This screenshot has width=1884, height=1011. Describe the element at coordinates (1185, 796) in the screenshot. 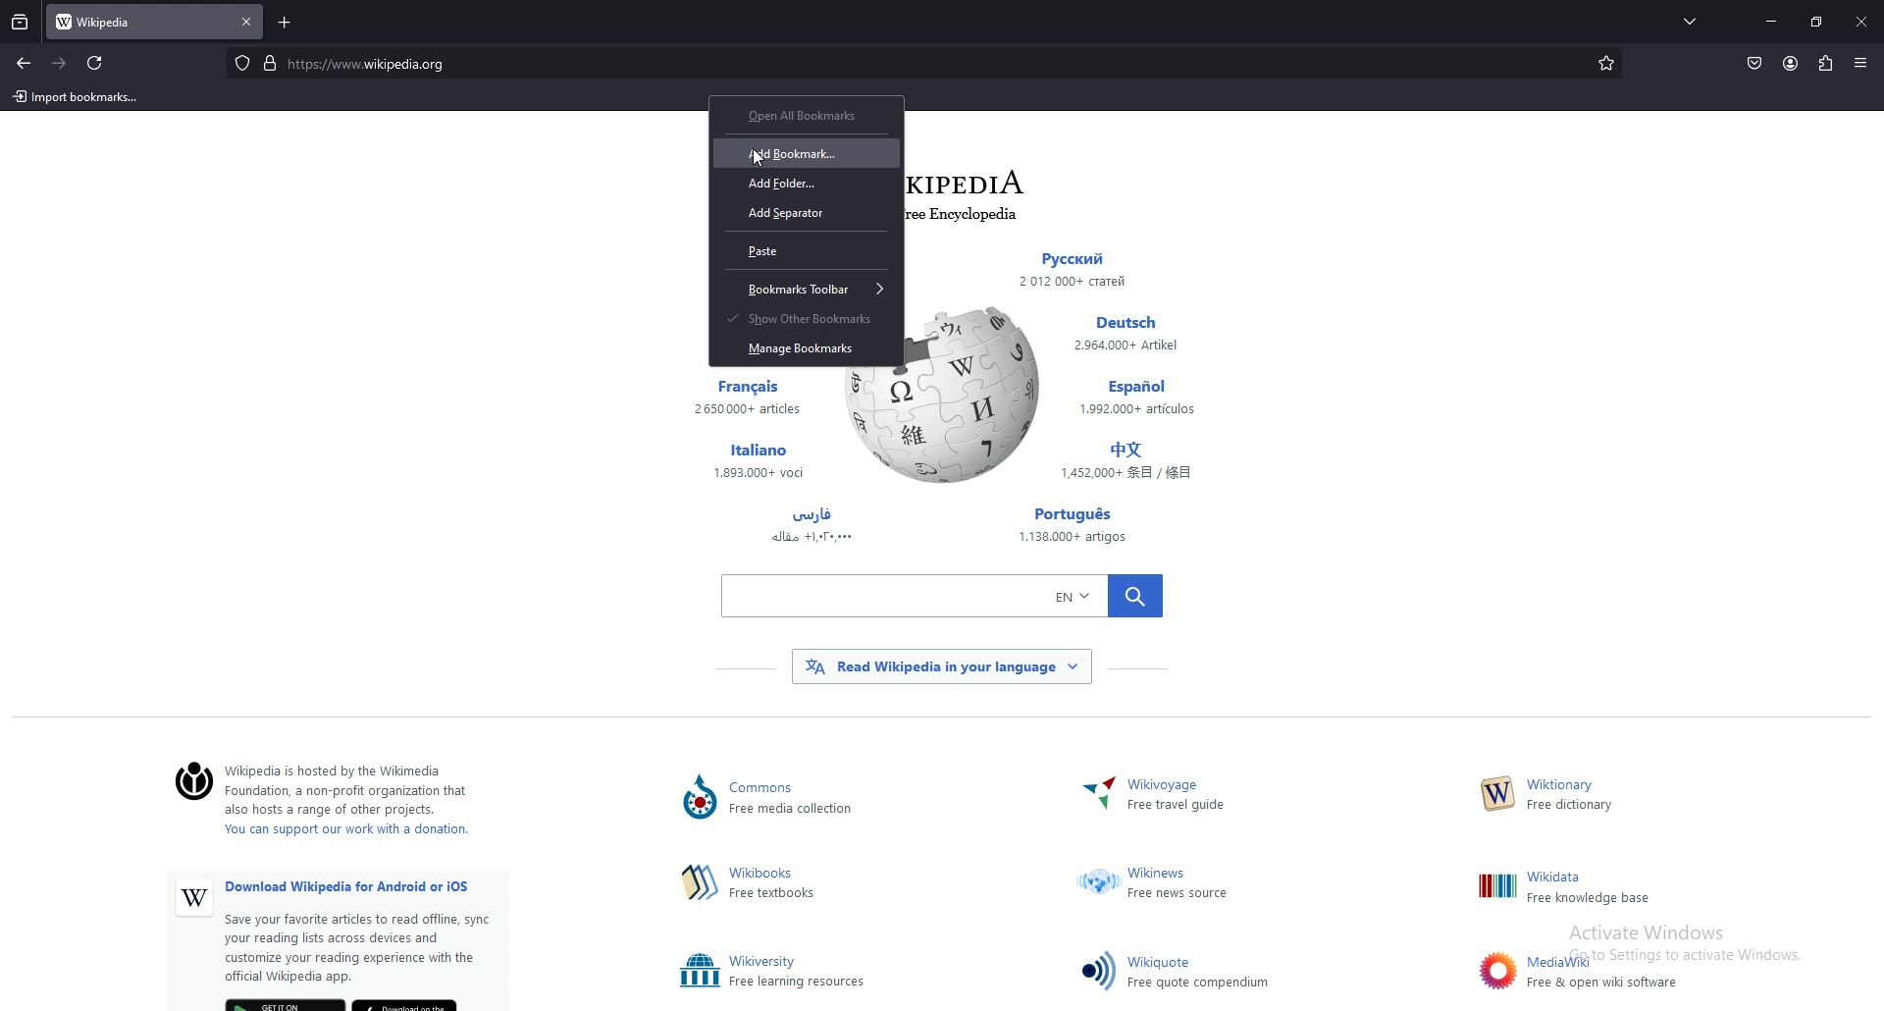

I see `~ Wikivoyage
Free travel guide` at that location.